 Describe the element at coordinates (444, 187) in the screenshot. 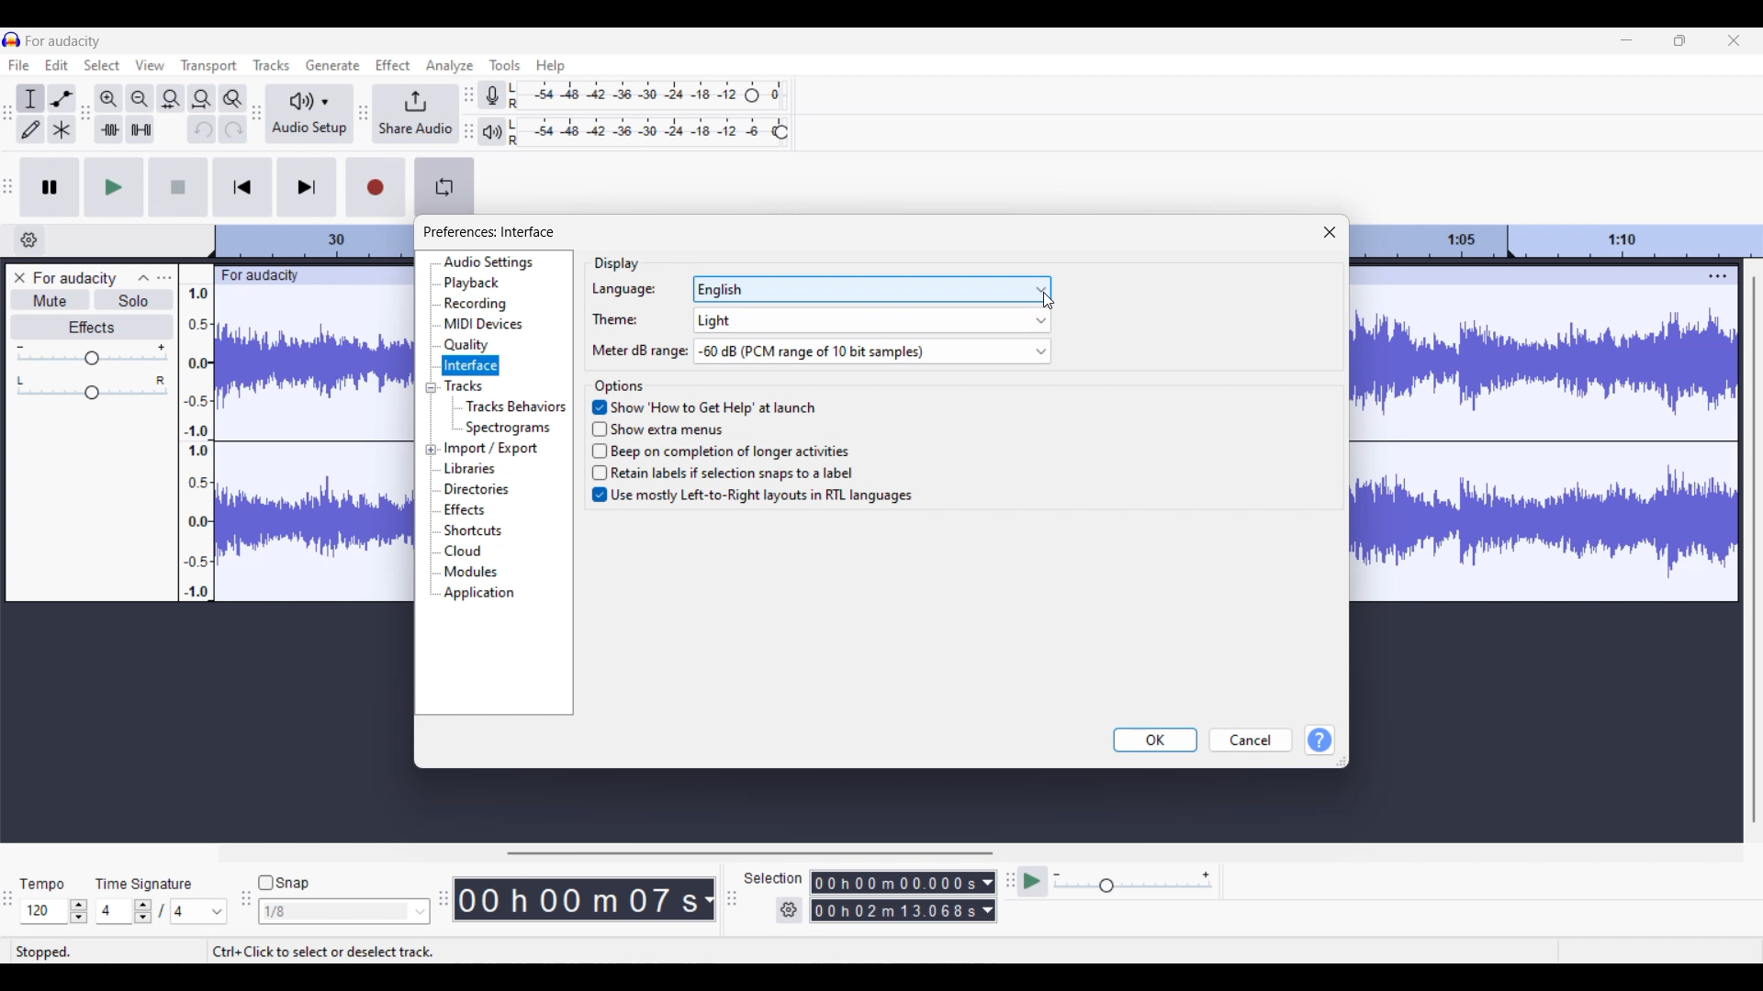

I see `Enable looping` at that location.